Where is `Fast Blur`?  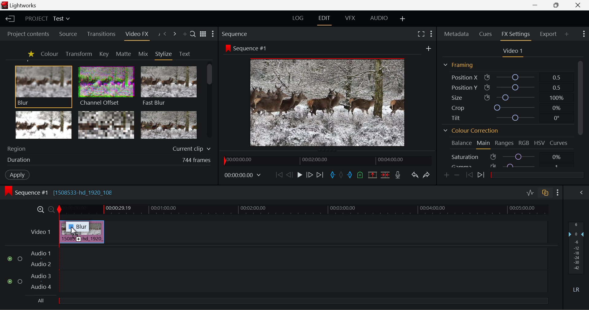
Fast Blur is located at coordinates (168, 85).